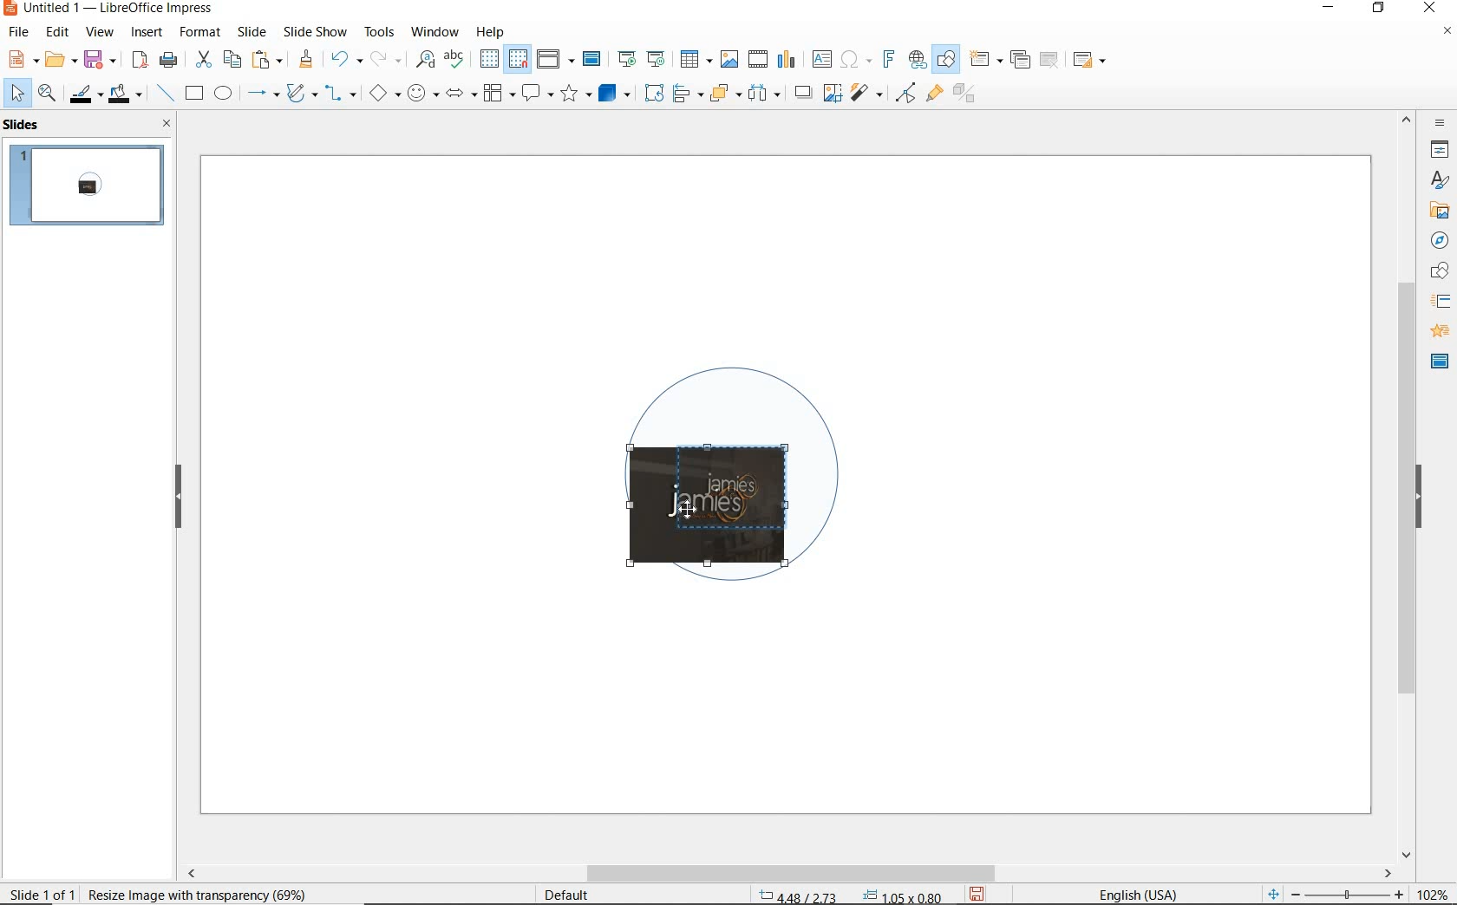 The image size is (1457, 905). What do you see at coordinates (694, 60) in the screenshot?
I see `insert table` at bounding box center [694, 60].